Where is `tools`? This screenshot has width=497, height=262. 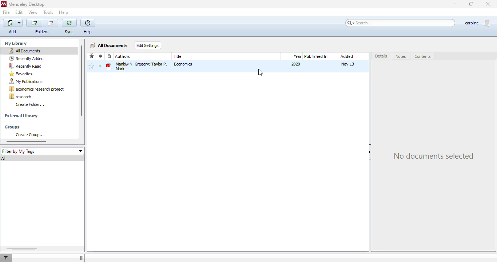
tools is located at coordinates (48, 12).